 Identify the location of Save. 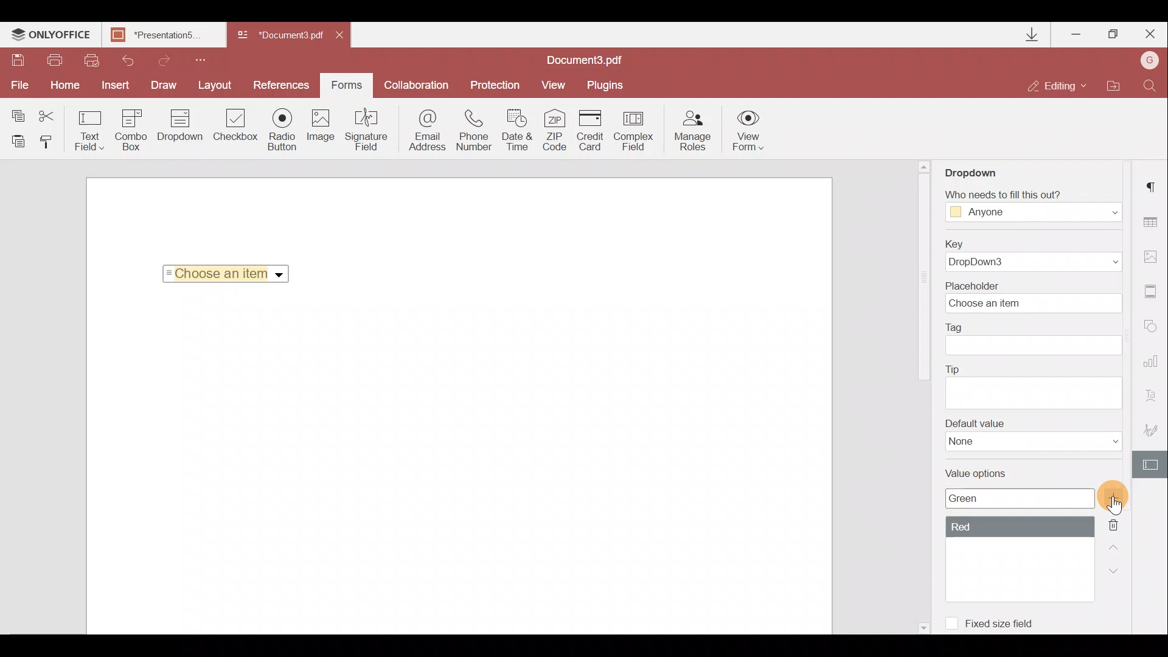
(18, 60).